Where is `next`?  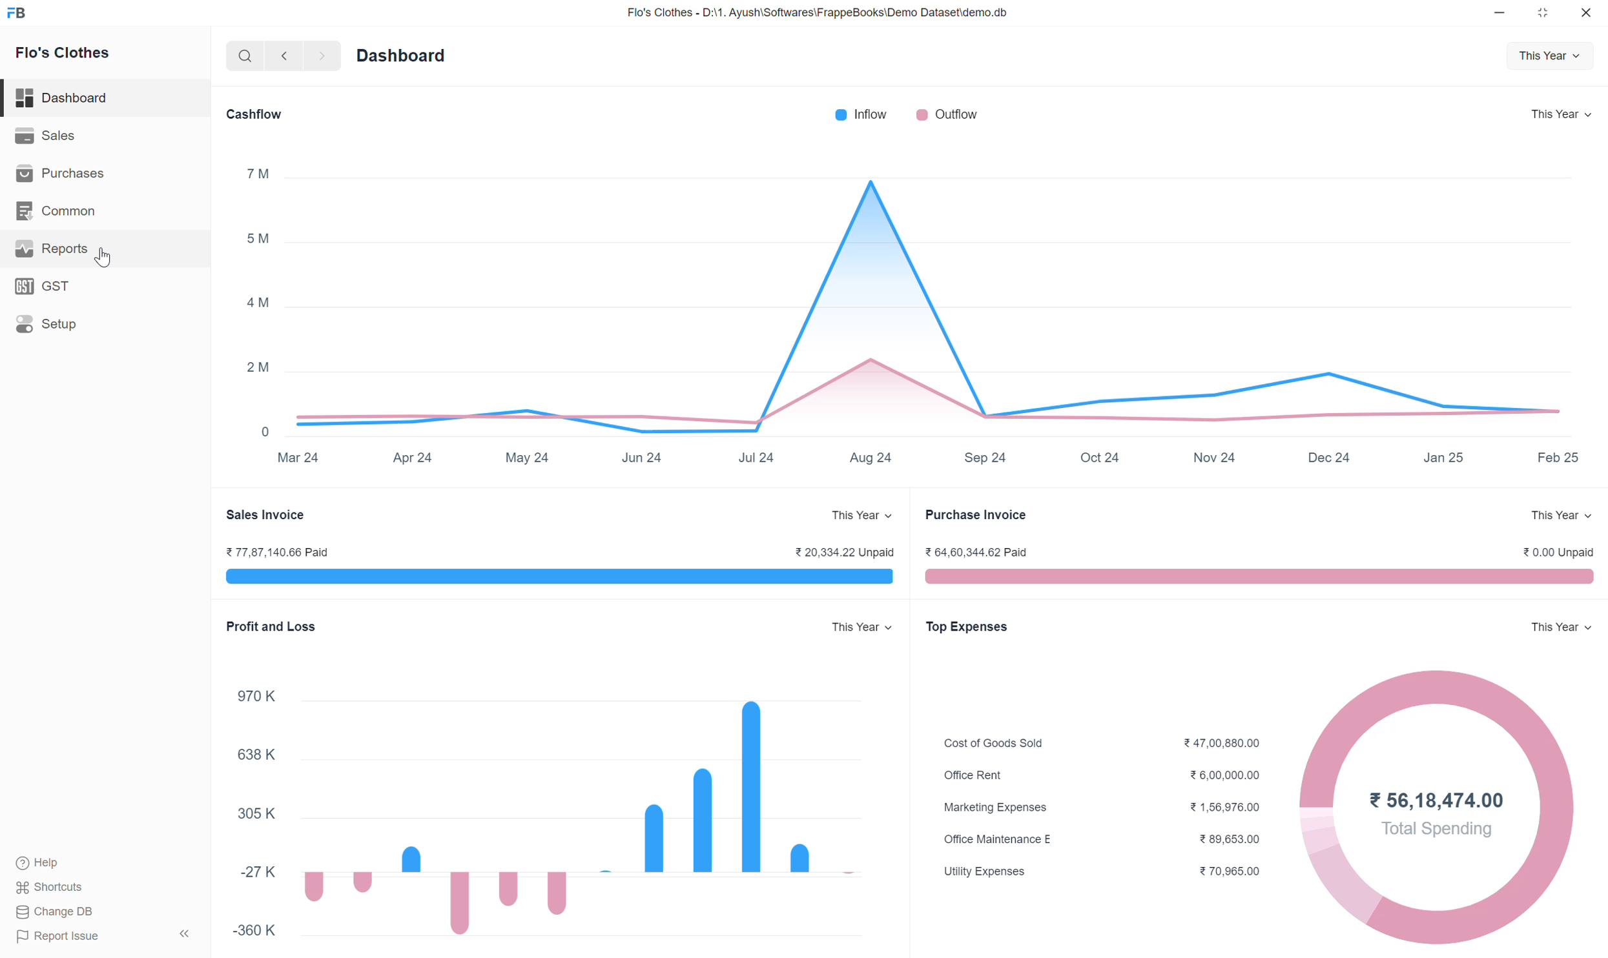
next is located at coordinates (322, 56).